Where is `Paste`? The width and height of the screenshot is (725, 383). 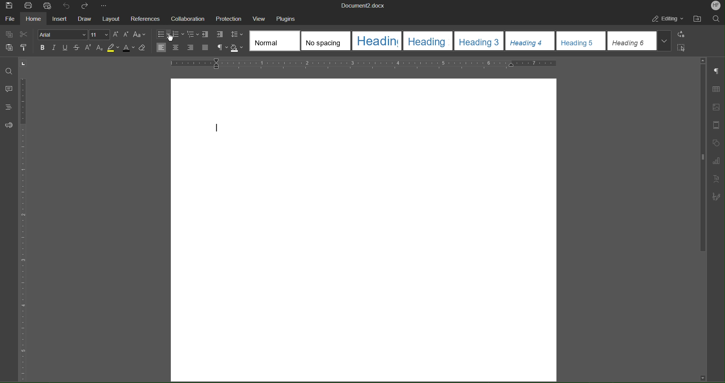
Paste is located at coordinates (9, 47).